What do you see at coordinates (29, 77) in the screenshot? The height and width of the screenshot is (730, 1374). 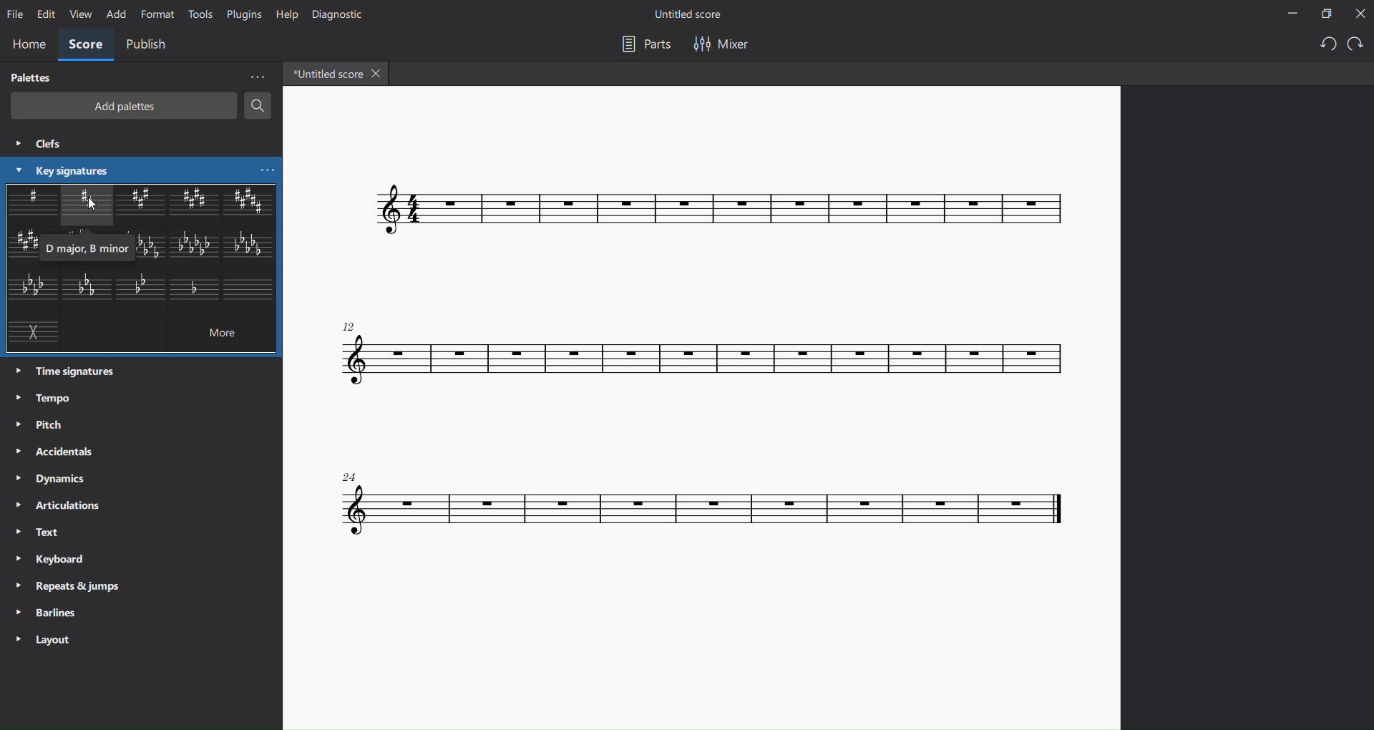 I see `palettes` at bounding box center [29, 77].